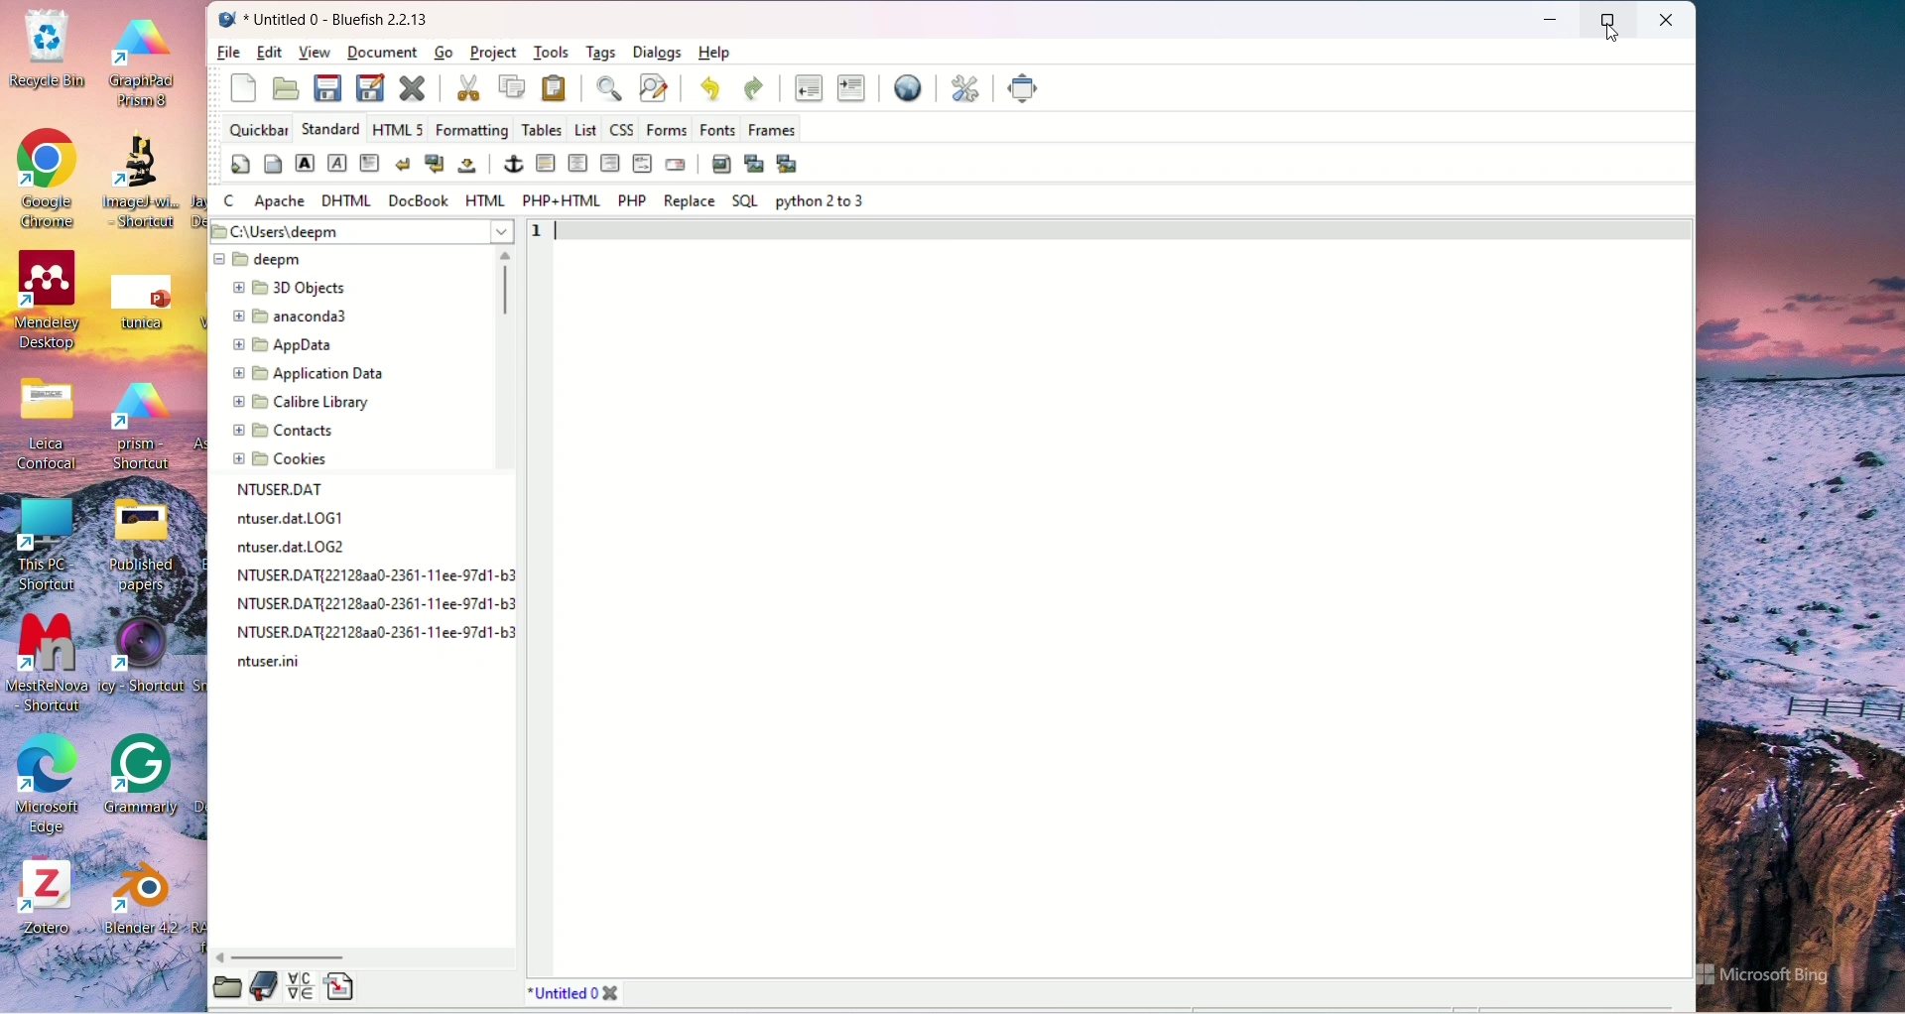 The width and height of the screenshot is (1905, 1014). Describe the element at coordinates (404, 163) in the screenshot. I see `break` at that location.